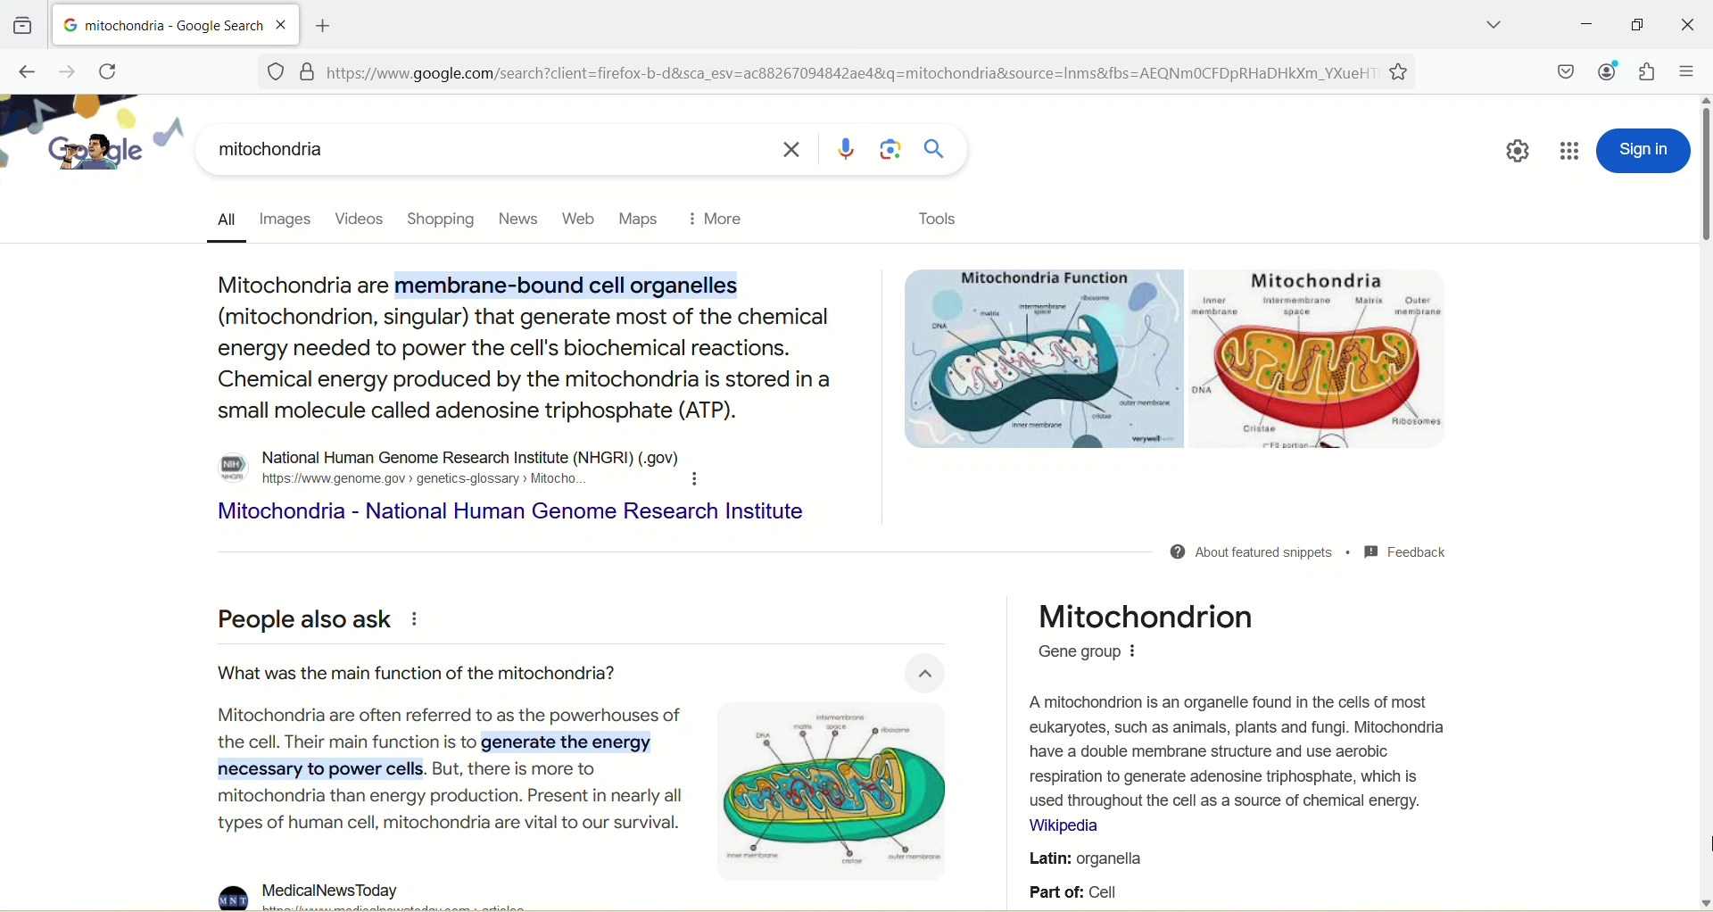  I want to click on go forward one page, so click(62, 70).